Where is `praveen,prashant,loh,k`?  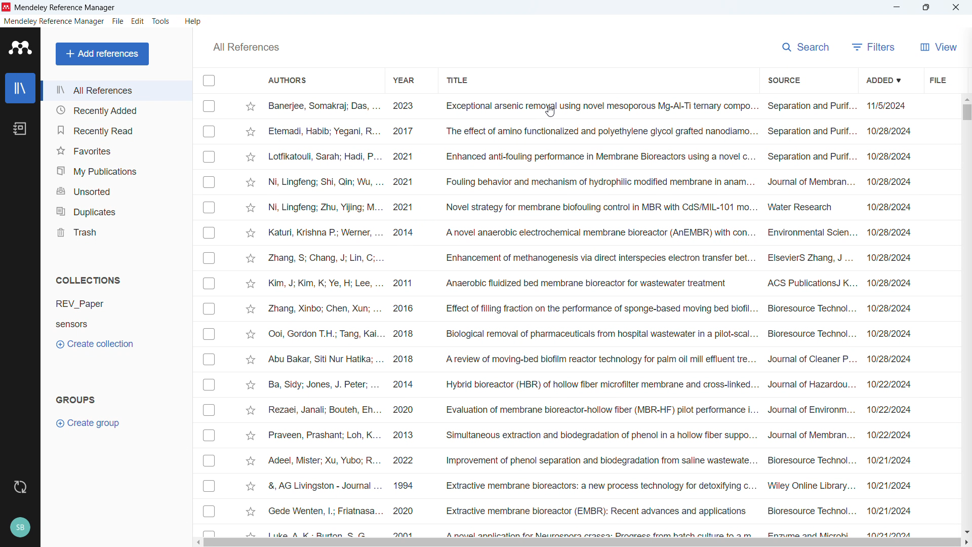
praveen,prashant,loh,k is located at coordinates (325, 436).